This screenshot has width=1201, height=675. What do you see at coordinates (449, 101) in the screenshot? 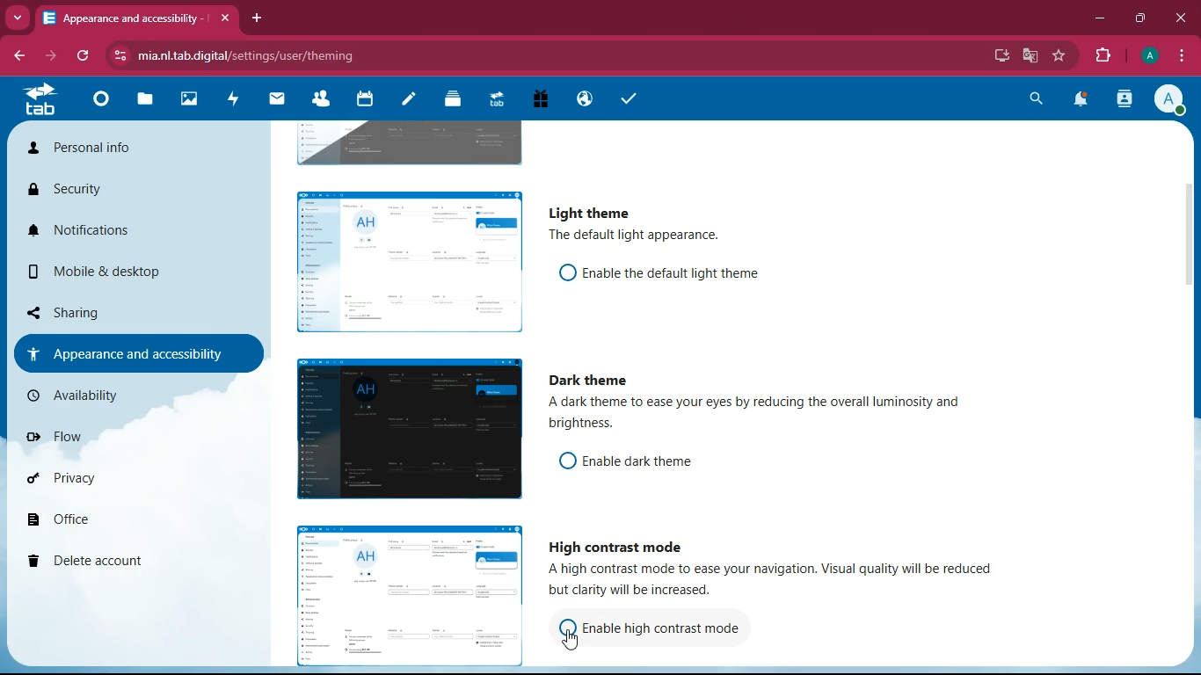
I see `layers` at bounding box center [449, 101].